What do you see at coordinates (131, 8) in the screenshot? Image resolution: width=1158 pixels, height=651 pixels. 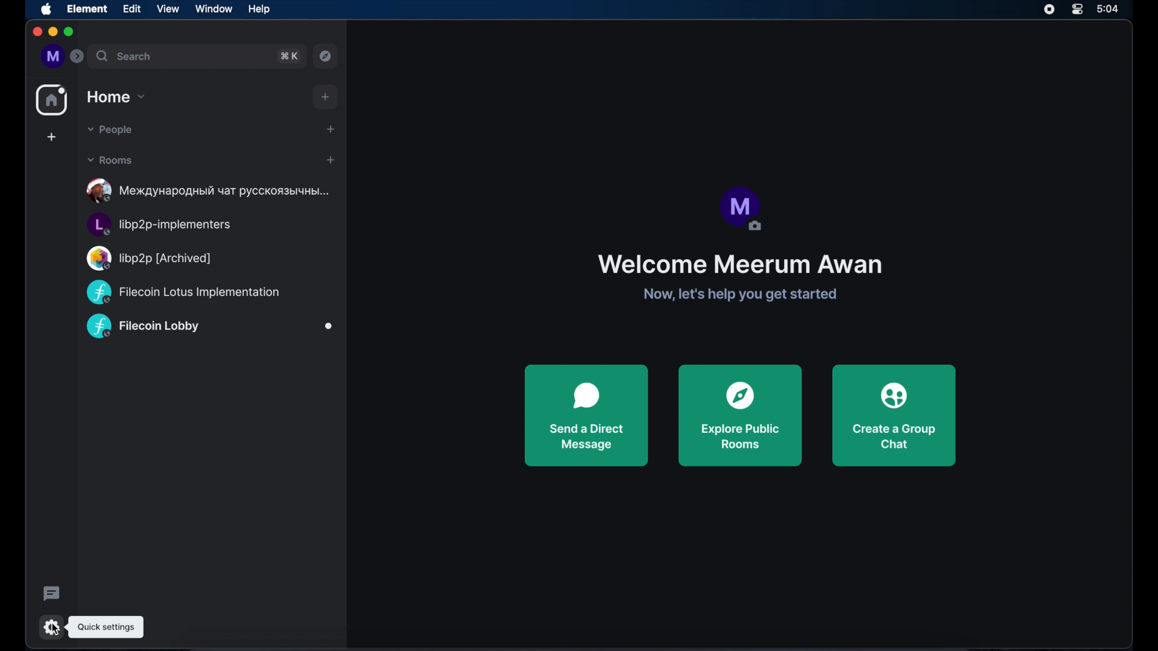 I see `edit` at bounding box center [131, 8].